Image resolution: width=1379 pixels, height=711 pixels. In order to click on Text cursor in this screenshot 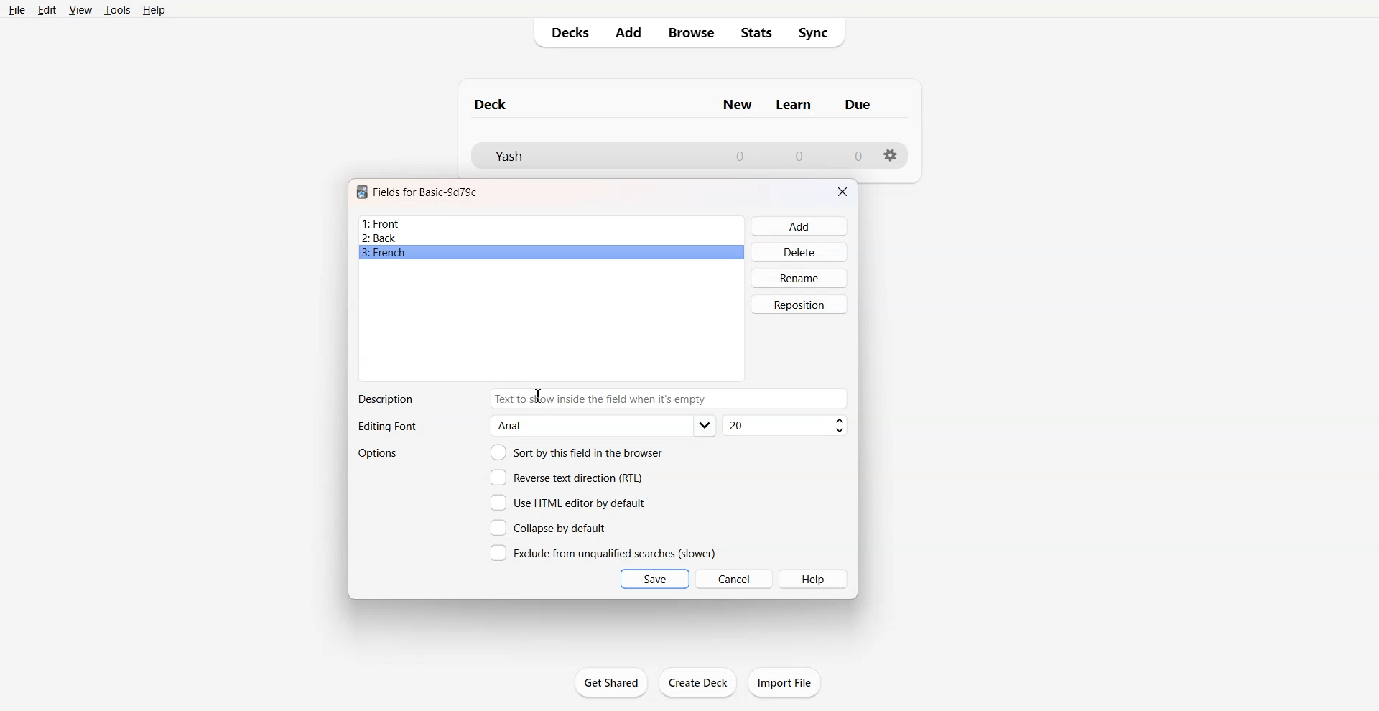, I will do `click(538, 396)`.